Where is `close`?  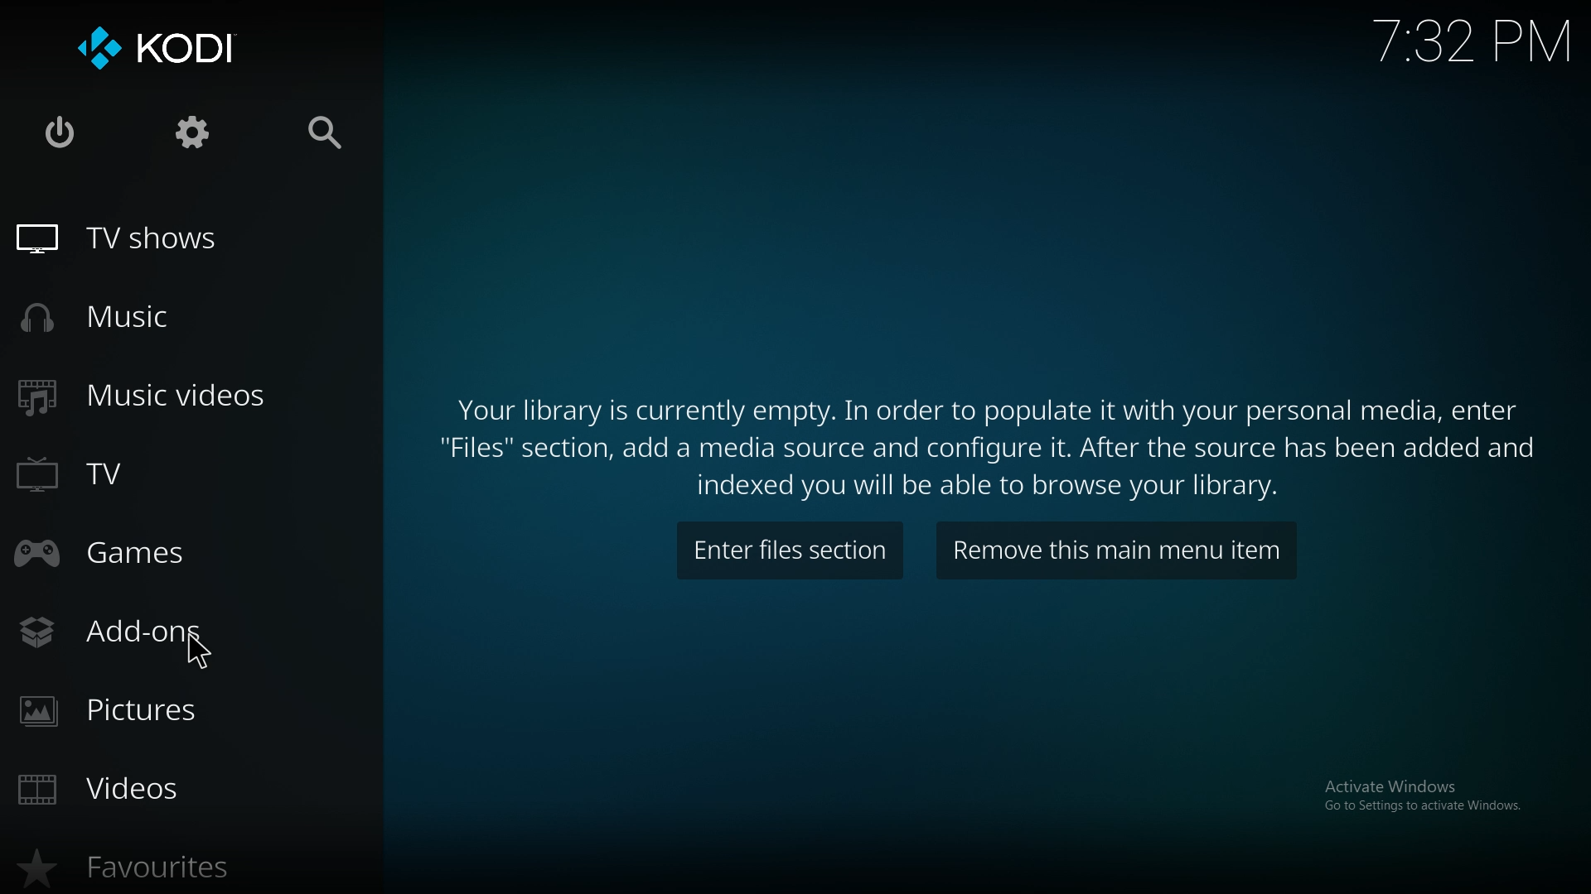 close is located at coordinates (58, 130).